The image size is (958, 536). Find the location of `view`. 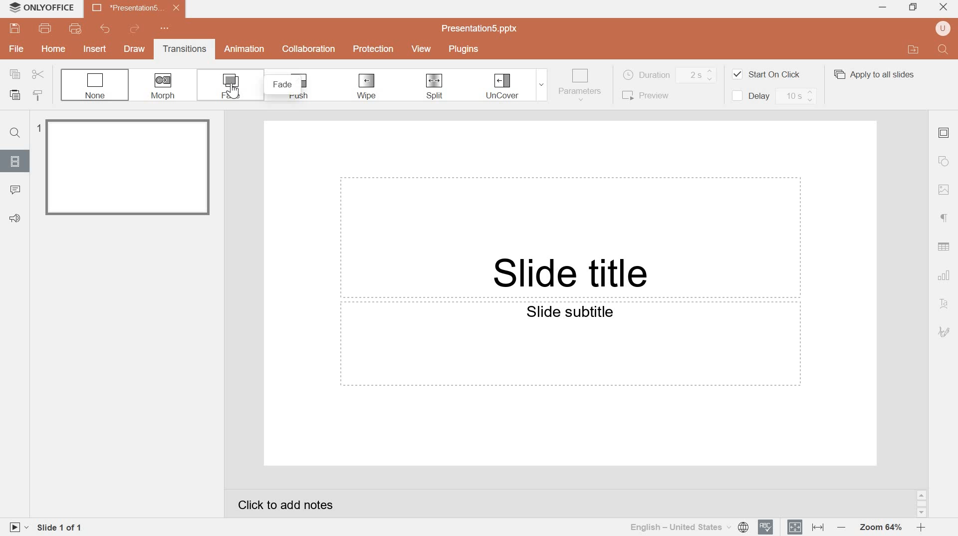

view is located at coordinates (423, 48).